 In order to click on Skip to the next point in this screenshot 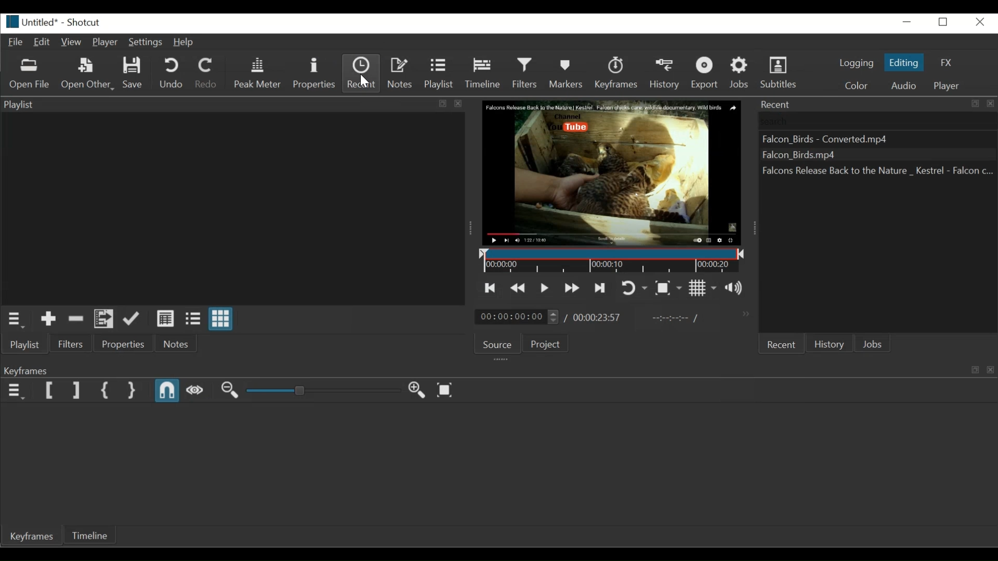, I will do `click(600, 289)`.